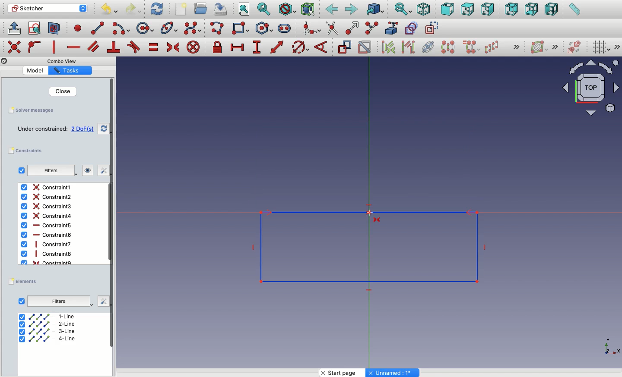  Describe the element at coordinates (489, 9) in the screenshot. I see `Right` at that location.